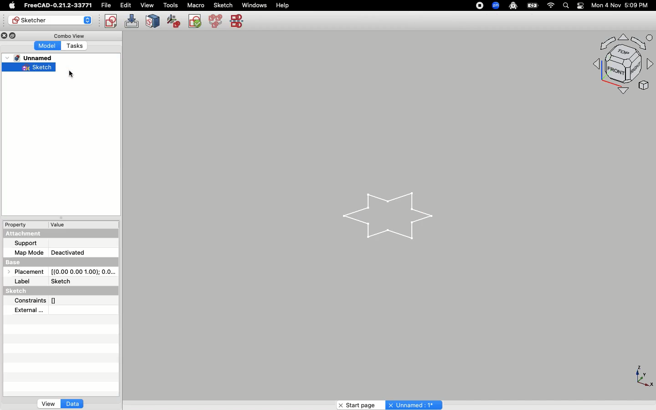  Describe the element at coordinates (173, 22) in the screenshot. I see `Validate sketch` at that location.